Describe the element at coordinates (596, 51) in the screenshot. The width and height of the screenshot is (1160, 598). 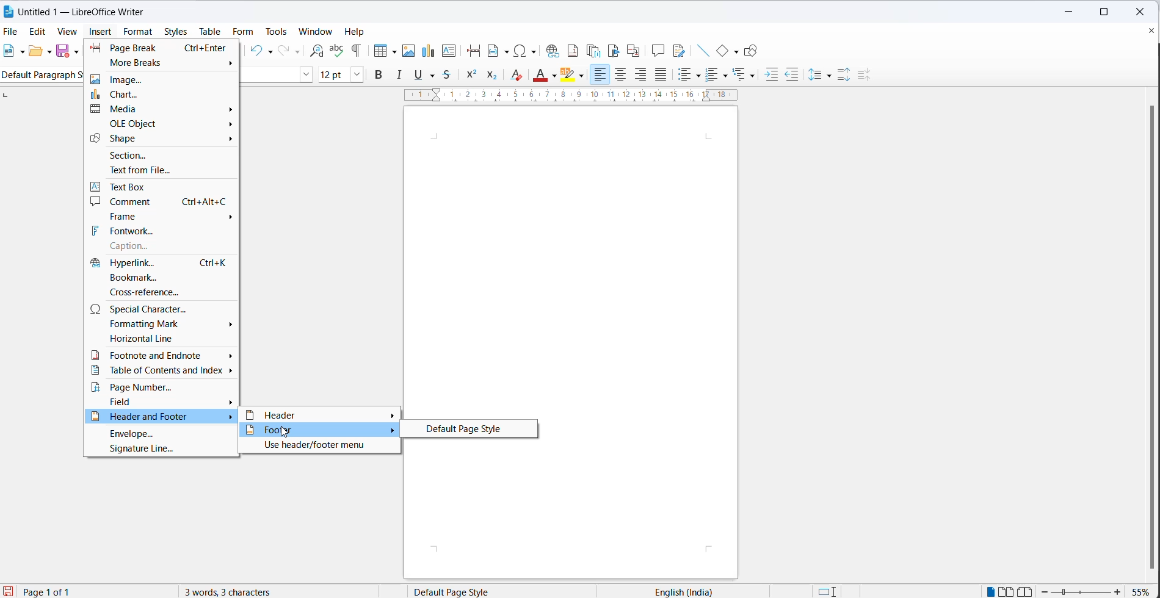
I see `insert endnote` at that location.